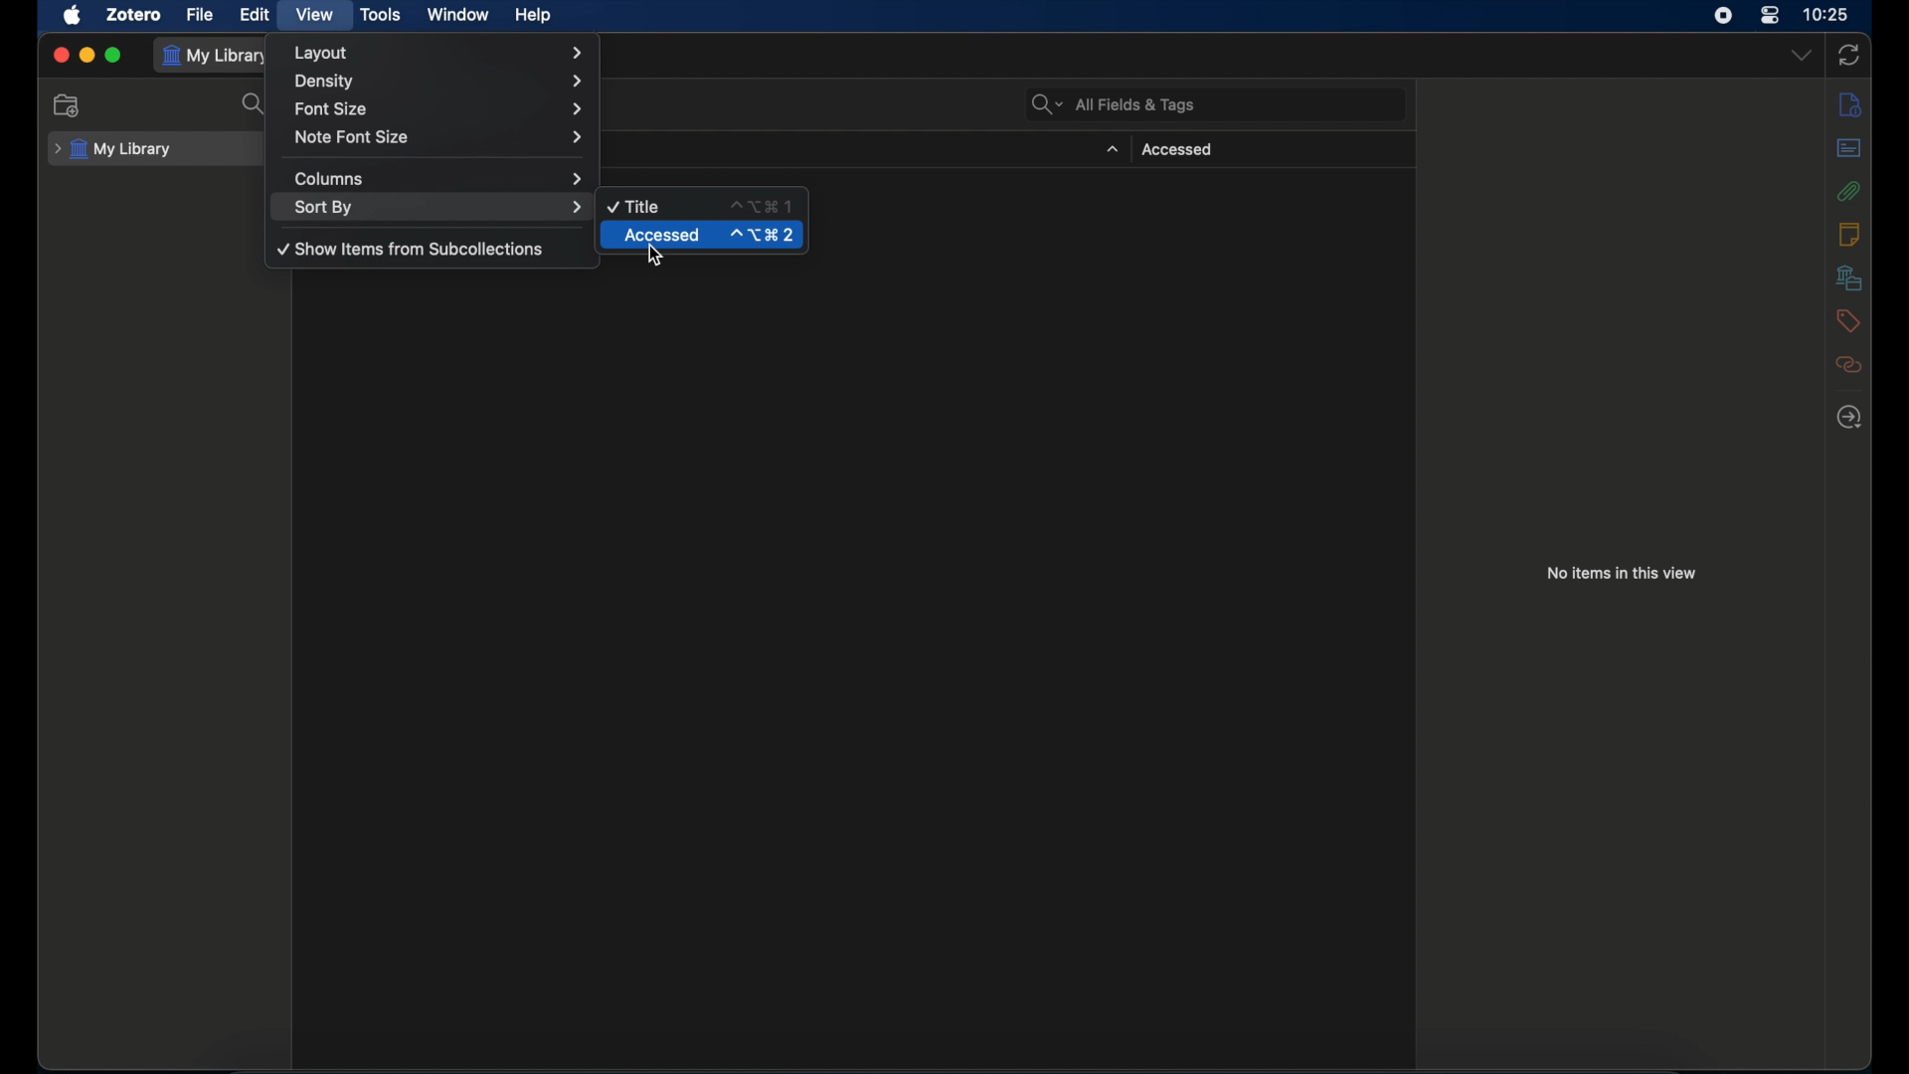  What do you see at coordinates (760, 205) in the screenshot?
I see `shortcut` at bounding box center [760, 205].